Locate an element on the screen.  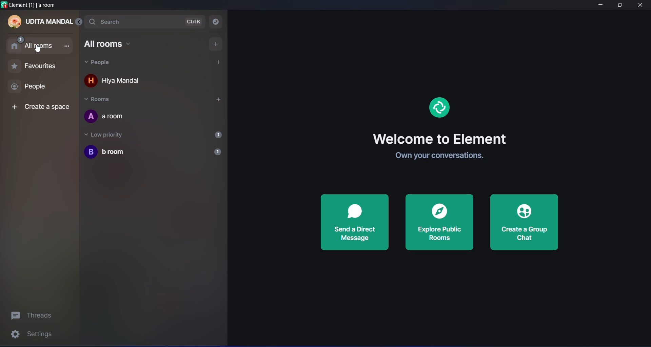
Close  is located at coordinates (642, 5).